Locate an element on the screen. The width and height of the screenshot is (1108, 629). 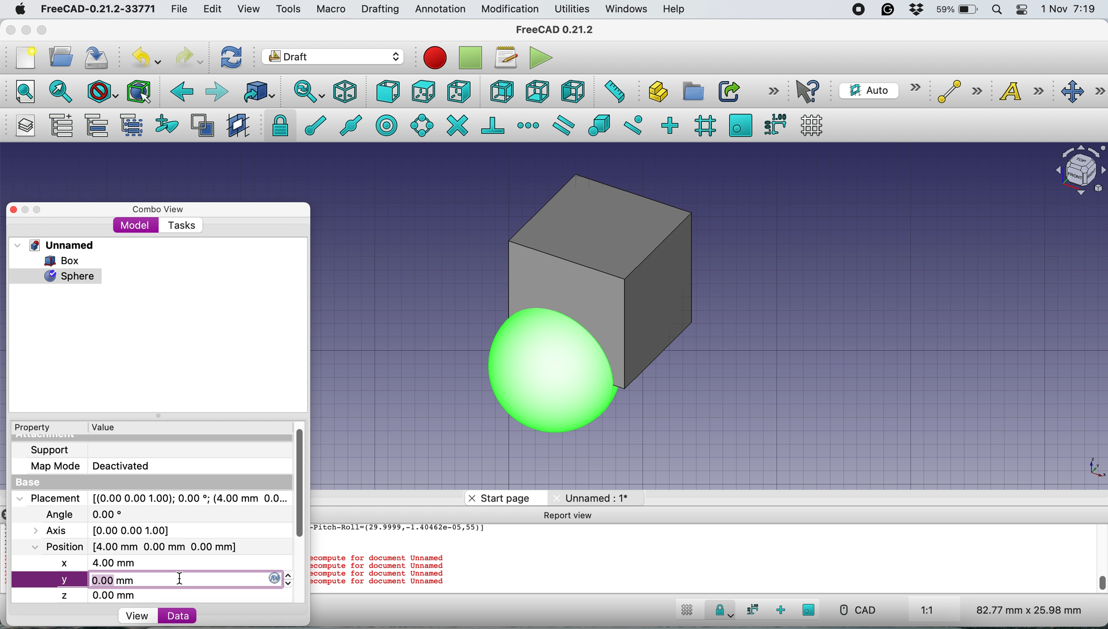
z axis is located at coordinates (103, 595).